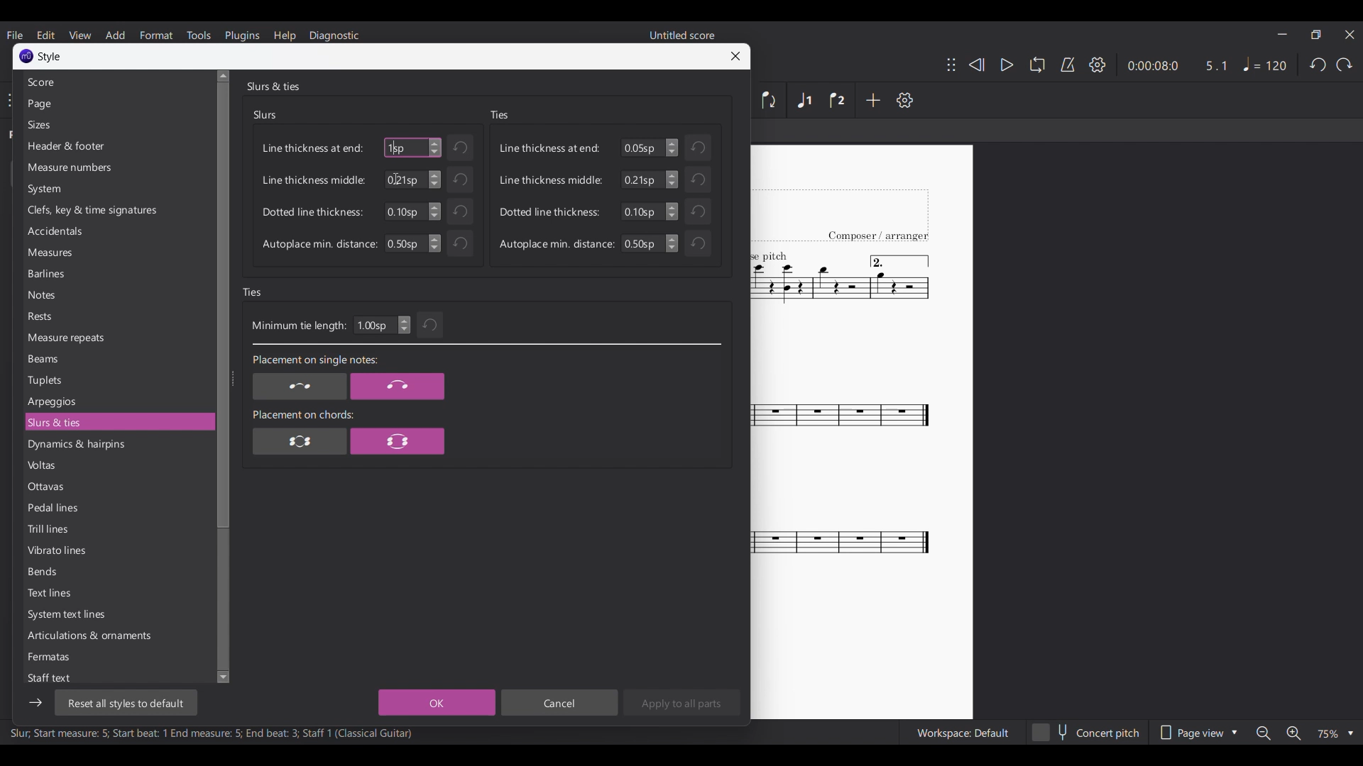 This screenshot has height=766, width=1363. Describe the element at coordinates (285, 35) in the screenshot. I see `Help menu` at that location.